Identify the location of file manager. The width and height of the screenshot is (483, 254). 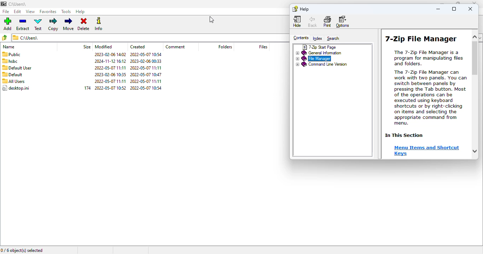
(314, 59).